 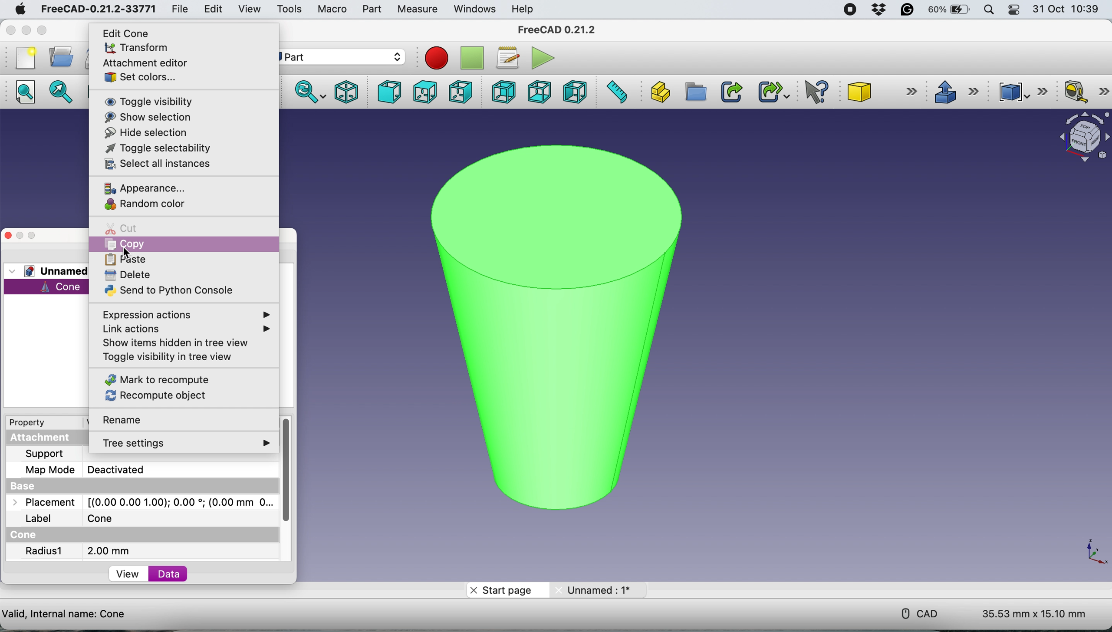 I want to click on recompute object, so click(x=157, y=395).